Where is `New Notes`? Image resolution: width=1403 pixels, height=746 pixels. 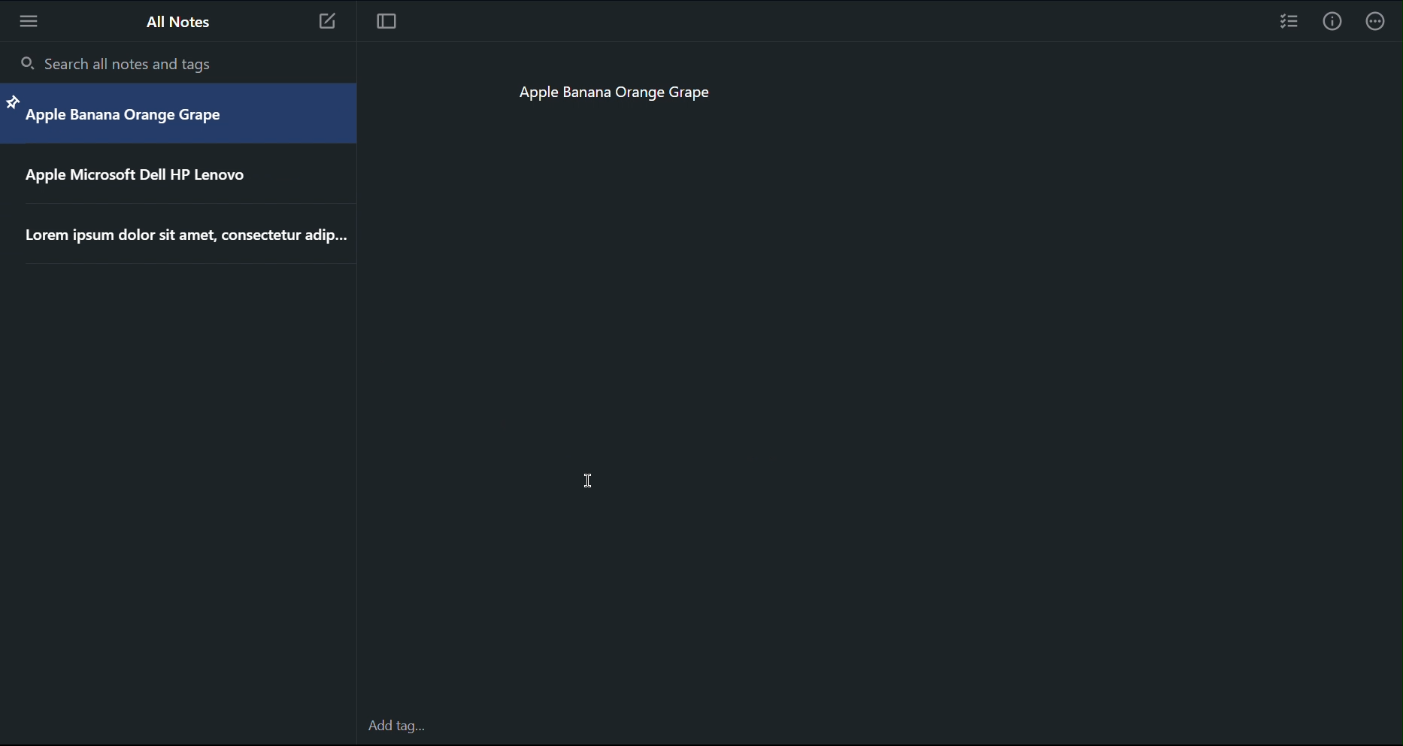
New Notes is located at coordinates (333, 23).